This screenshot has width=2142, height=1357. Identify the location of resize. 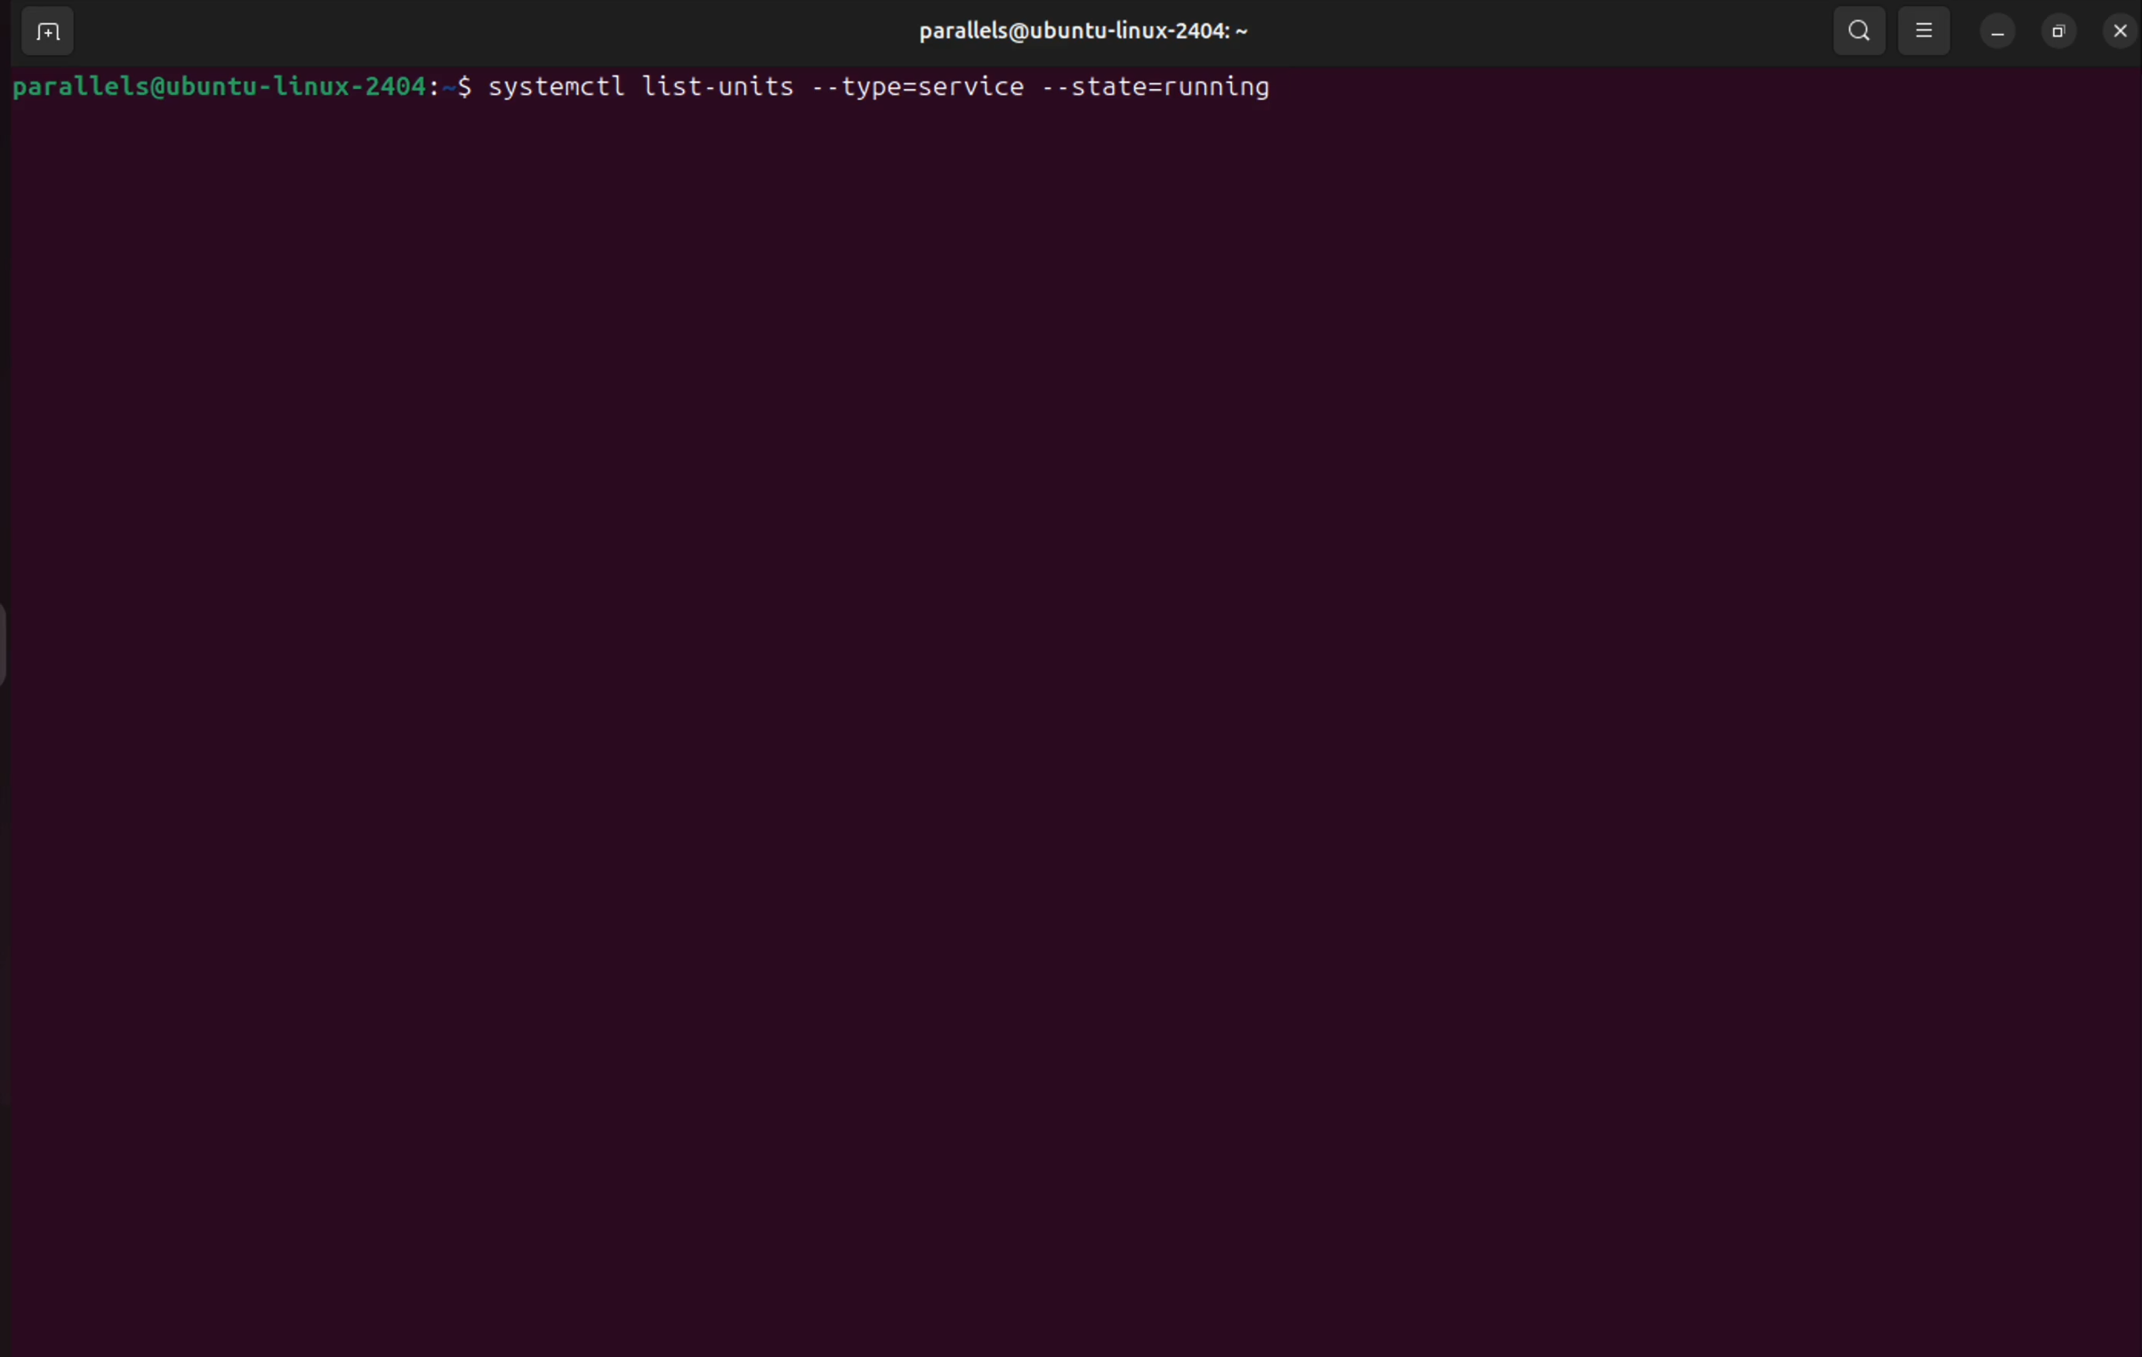
(2057, 30).